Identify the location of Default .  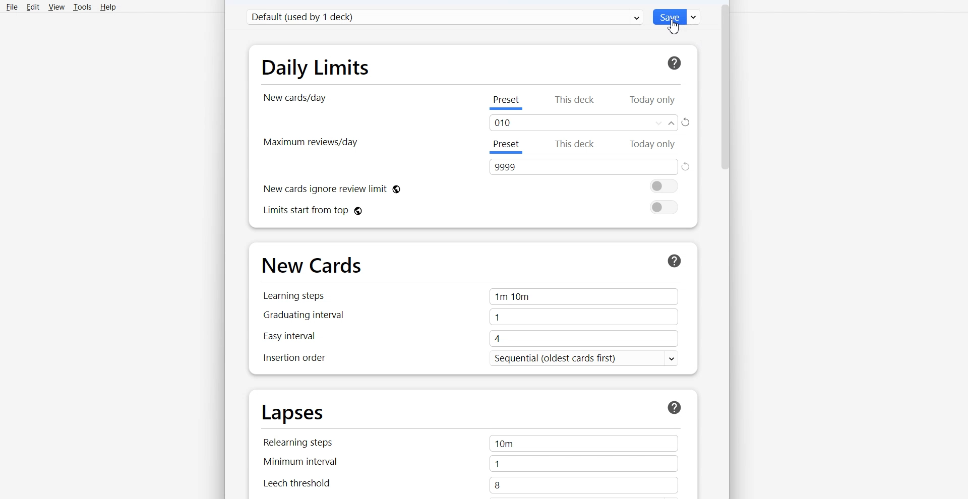
(444, 17).